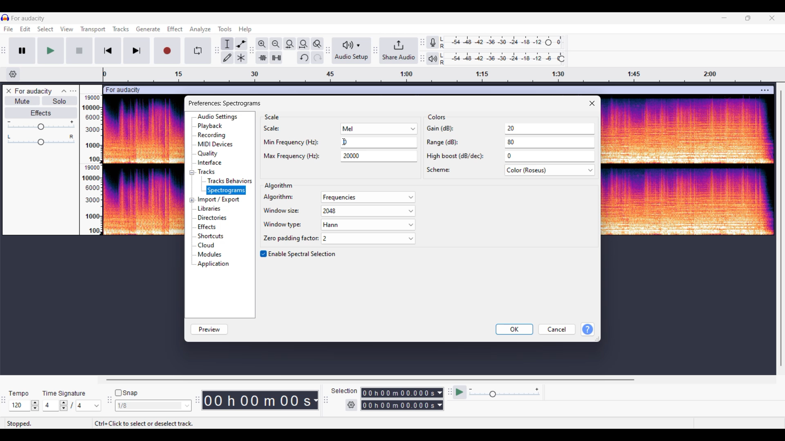  I want to click on Close track, so click(9, 91).